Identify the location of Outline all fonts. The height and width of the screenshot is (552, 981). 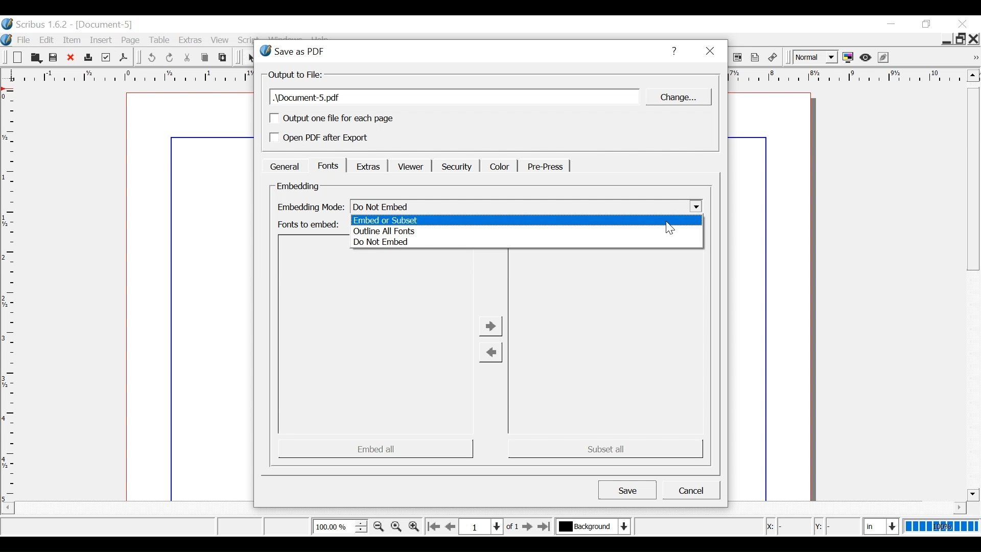
(528, 231).